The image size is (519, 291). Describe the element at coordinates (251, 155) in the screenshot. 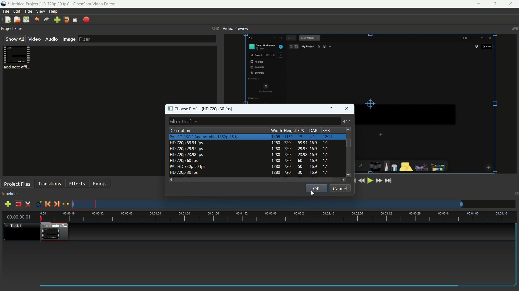

I see `profile-4` at that location.